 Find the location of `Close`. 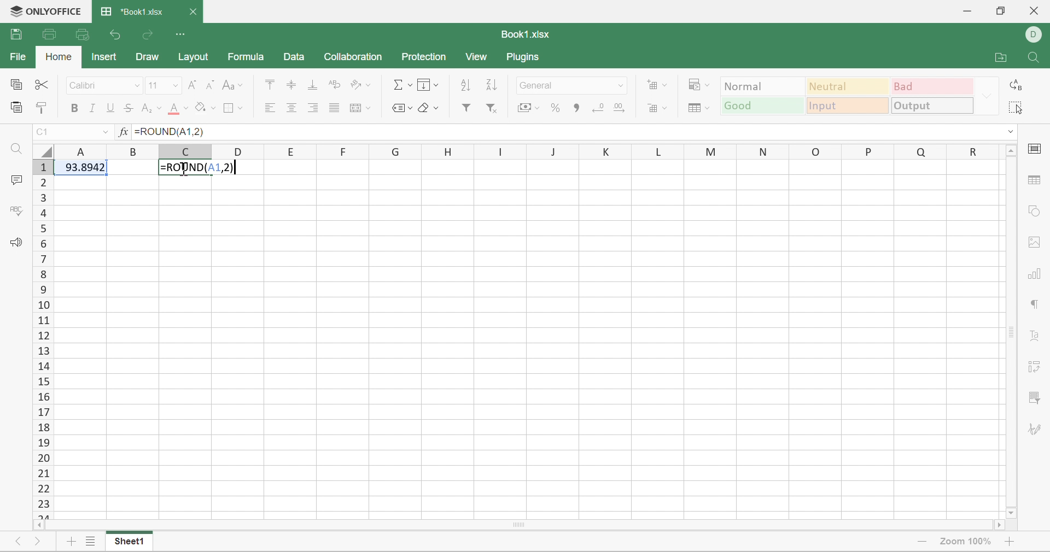

Close is located at coordinates (1034, 10).